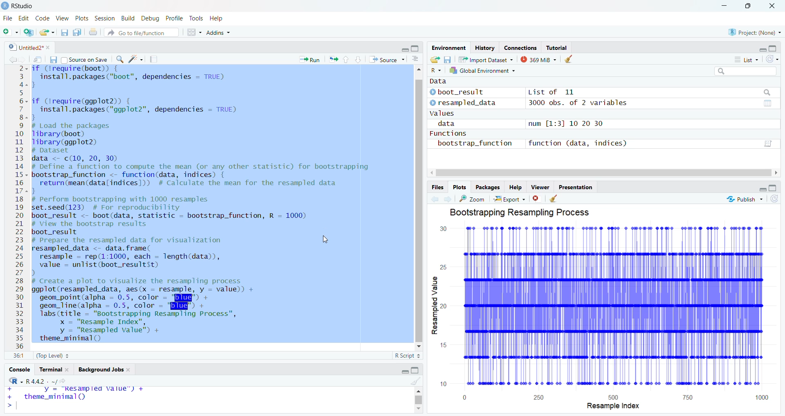 Image resolution: width=785 pixels, height=416 pixels. What do you see at coordinates (77, 31) in the screenshot?
I see `save all open documents` at bounding box center [77, 31].